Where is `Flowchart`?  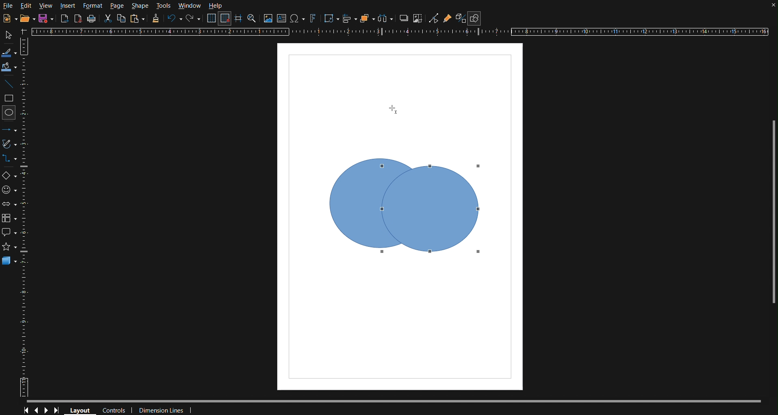
Flowchart is located at coordinates (9, 219).